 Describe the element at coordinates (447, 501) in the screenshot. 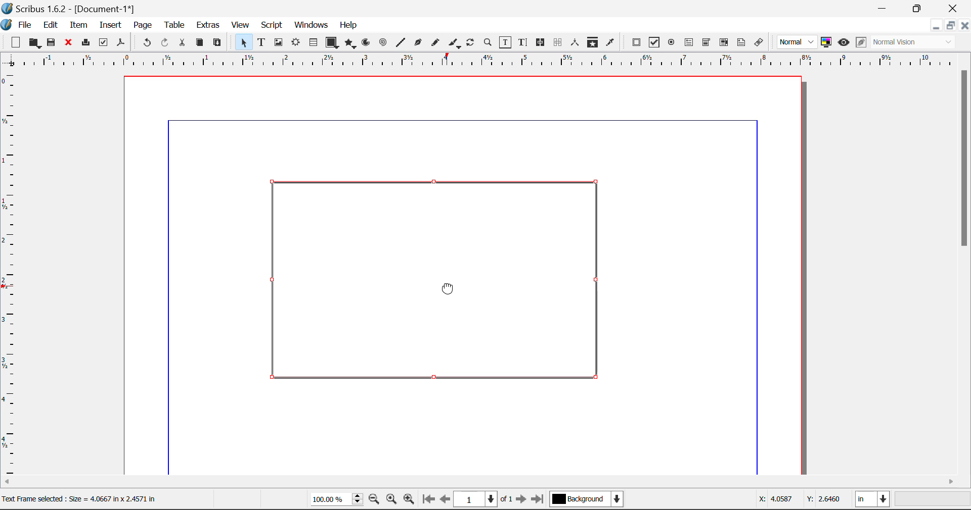

I see `Previous Page` at that location.